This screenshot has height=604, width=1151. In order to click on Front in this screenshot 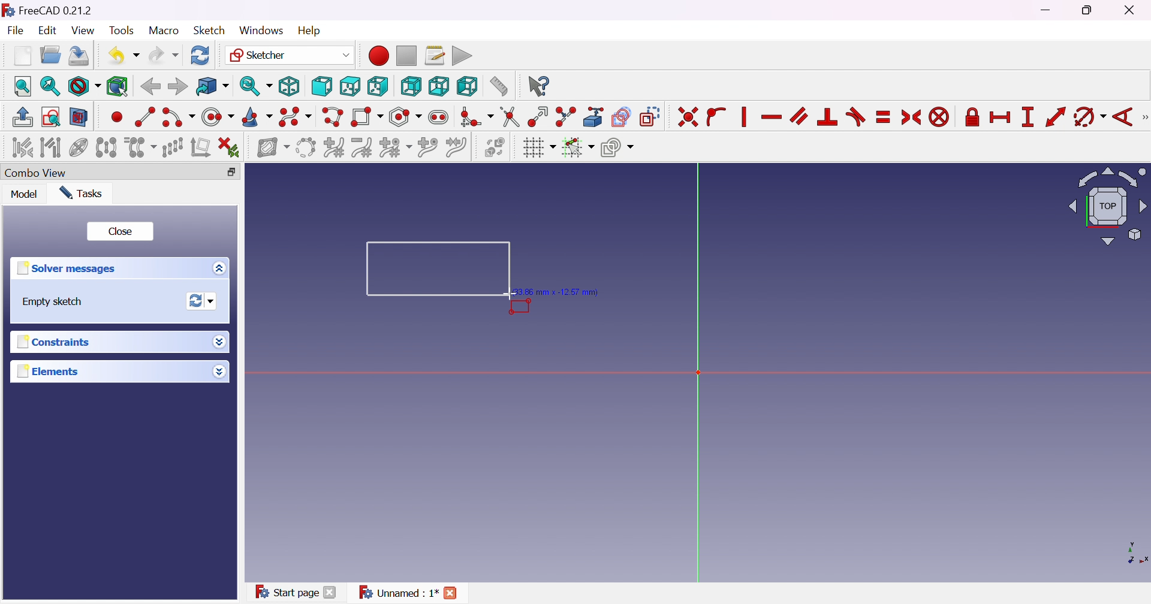, I will do `click(321, 87)`.